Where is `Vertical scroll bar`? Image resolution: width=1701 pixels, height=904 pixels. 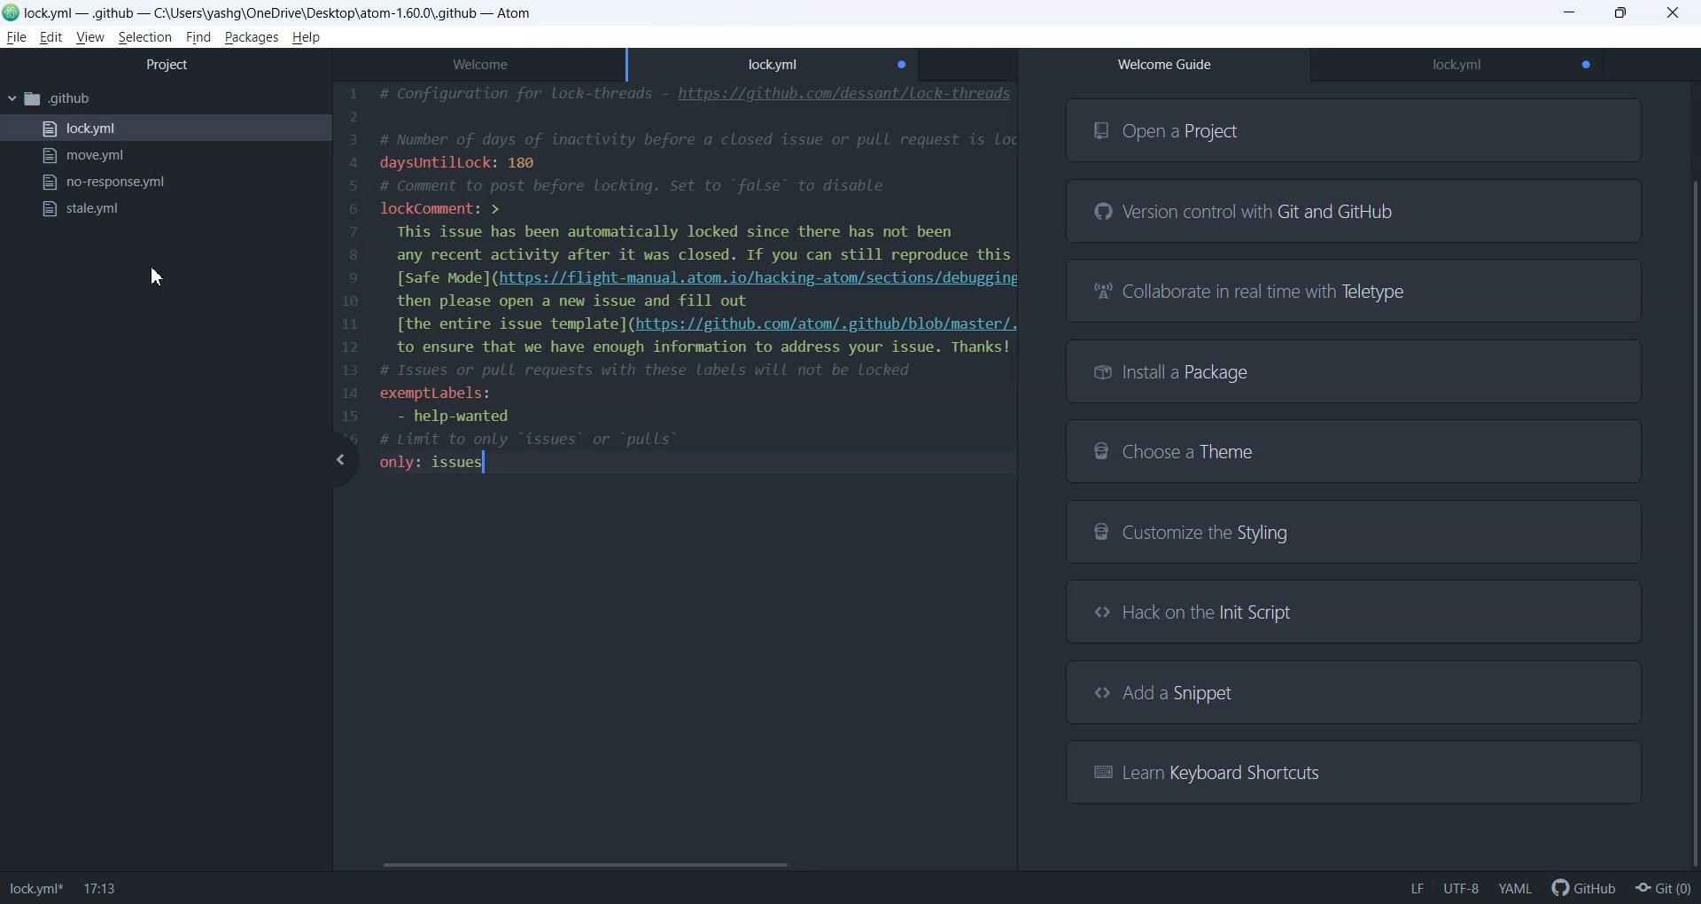
Vertical scroll bar is located at coordinates (1690, 479).